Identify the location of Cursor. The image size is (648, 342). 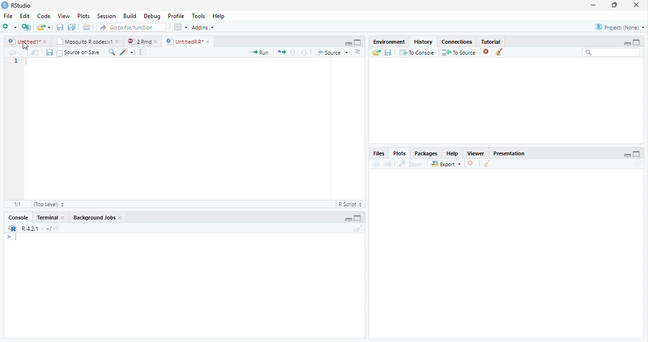
(24, 46).